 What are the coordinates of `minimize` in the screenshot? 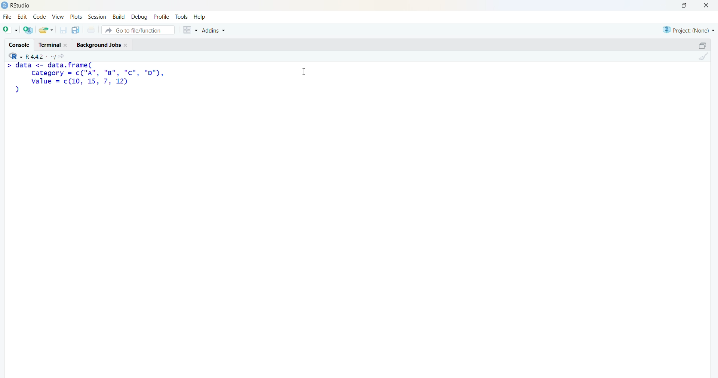 It's located at (665, 5).